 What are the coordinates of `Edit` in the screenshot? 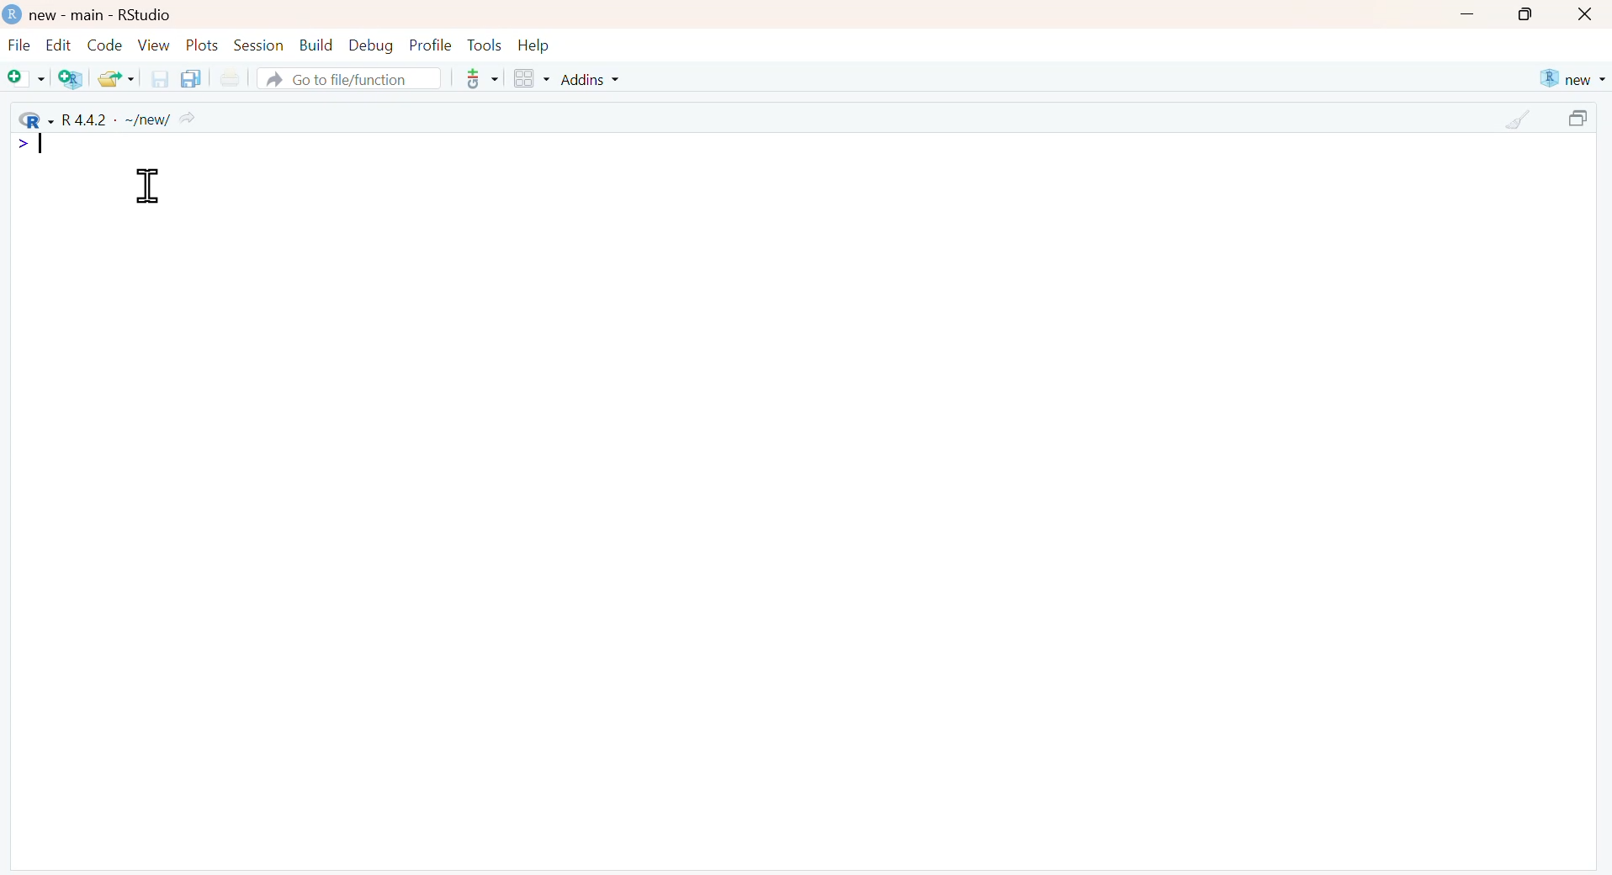 It's located at (58, 45).